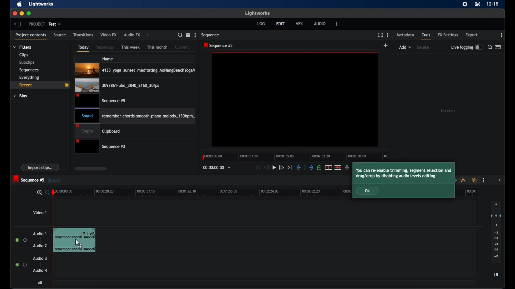  I want to click on audio clip, so click(61, 241).